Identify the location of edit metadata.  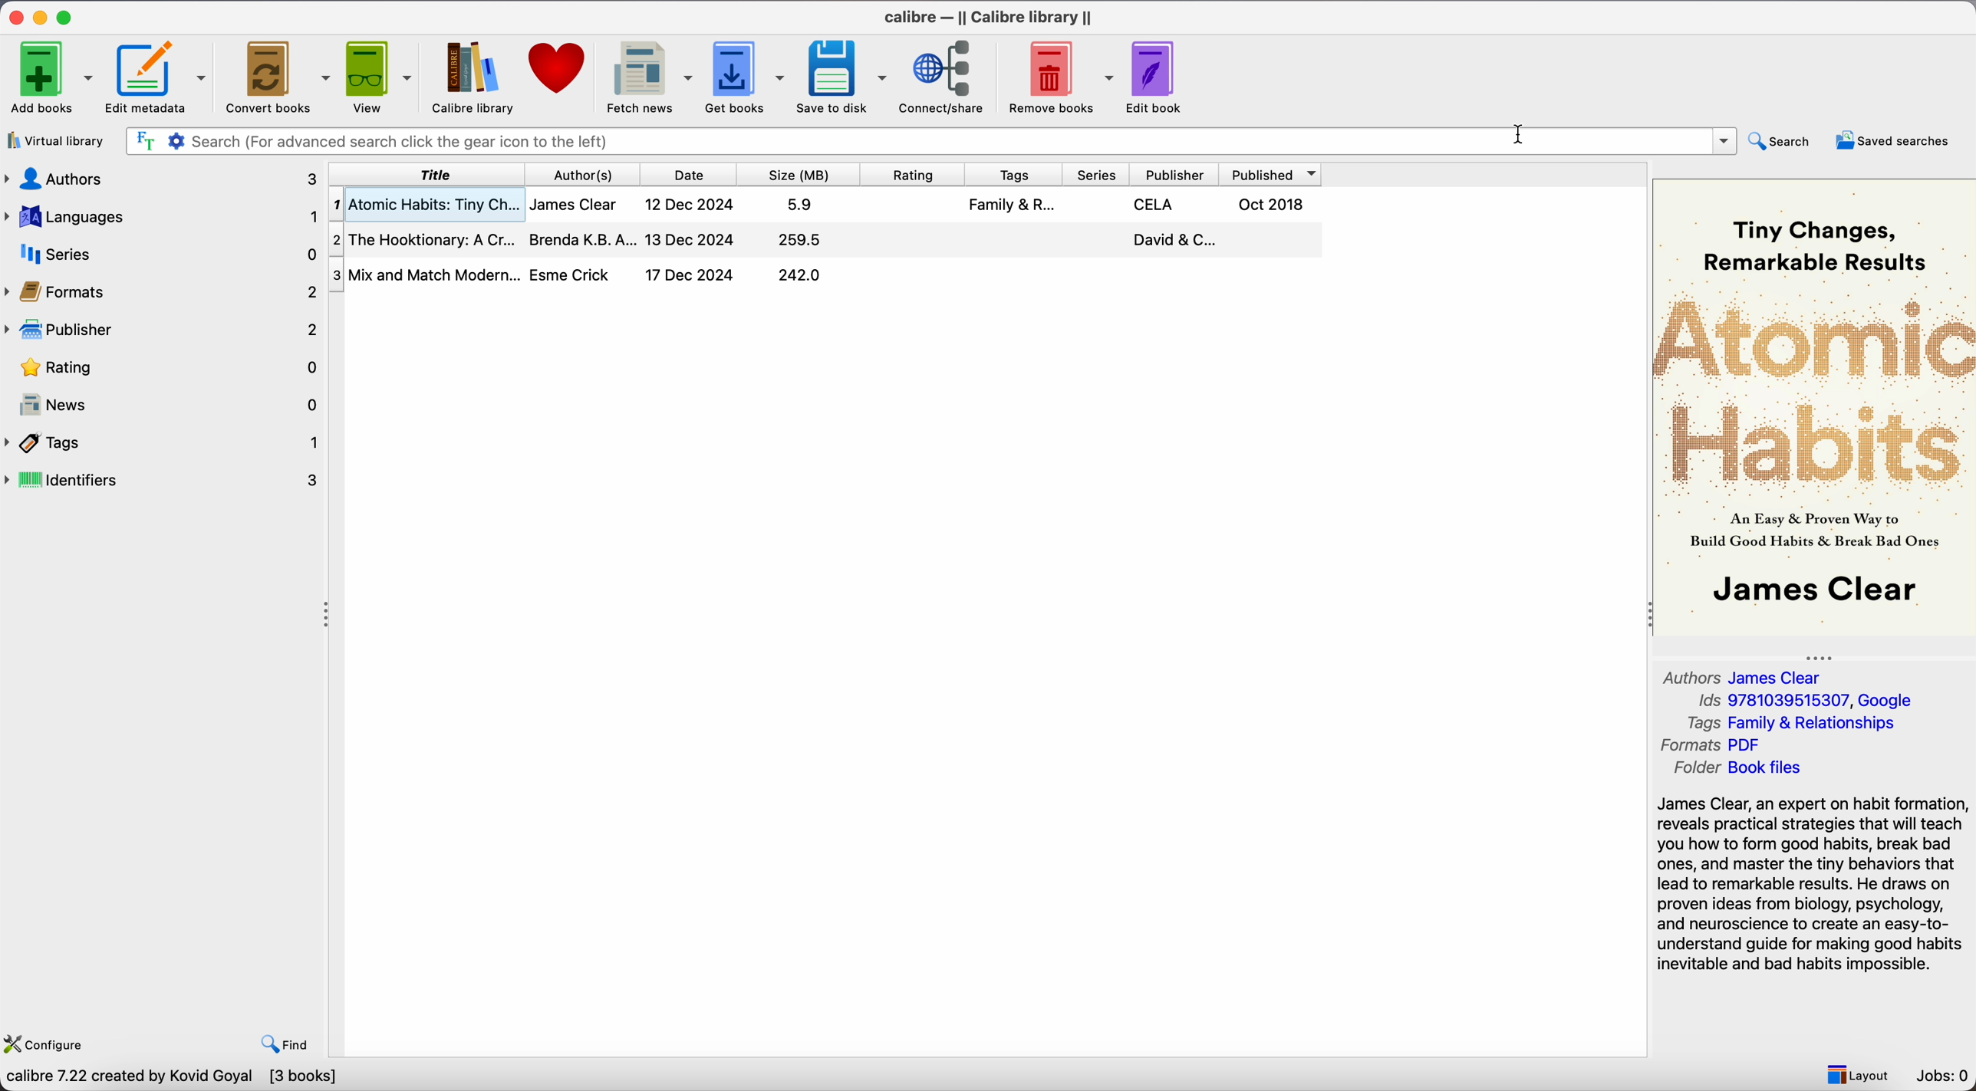
(158, 79).